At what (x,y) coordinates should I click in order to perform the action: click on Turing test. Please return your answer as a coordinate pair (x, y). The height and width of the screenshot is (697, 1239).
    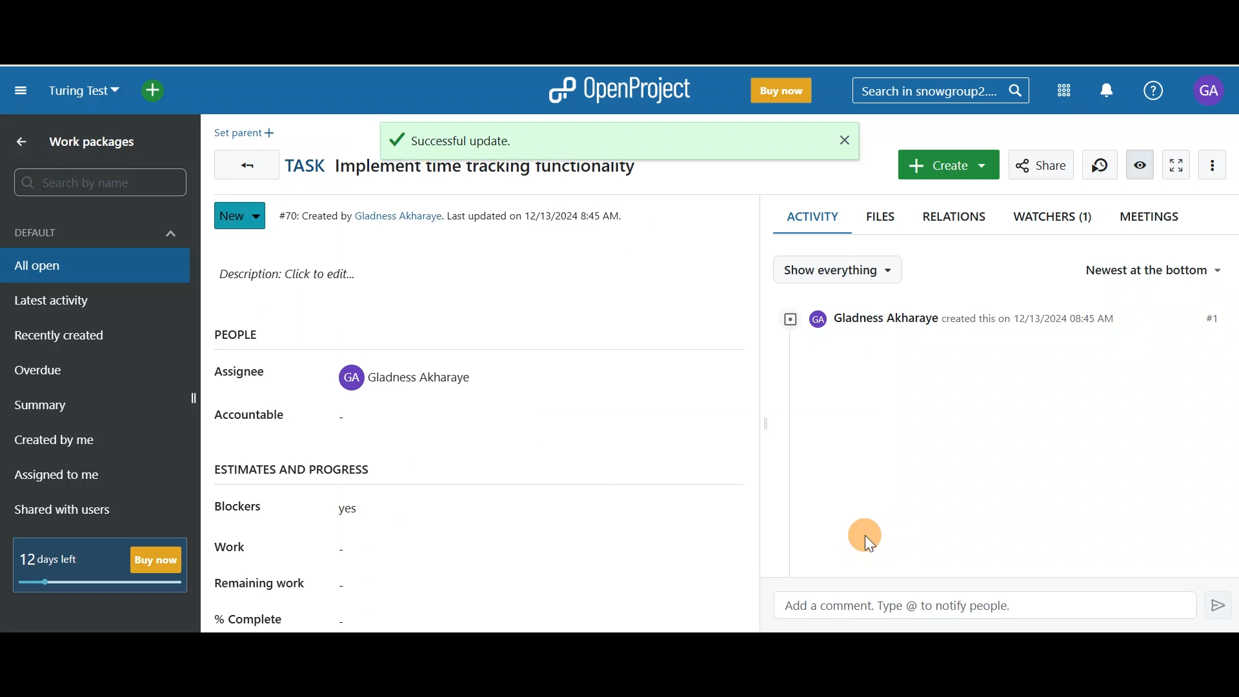
    Looking at the image, I should click on (84, 91).